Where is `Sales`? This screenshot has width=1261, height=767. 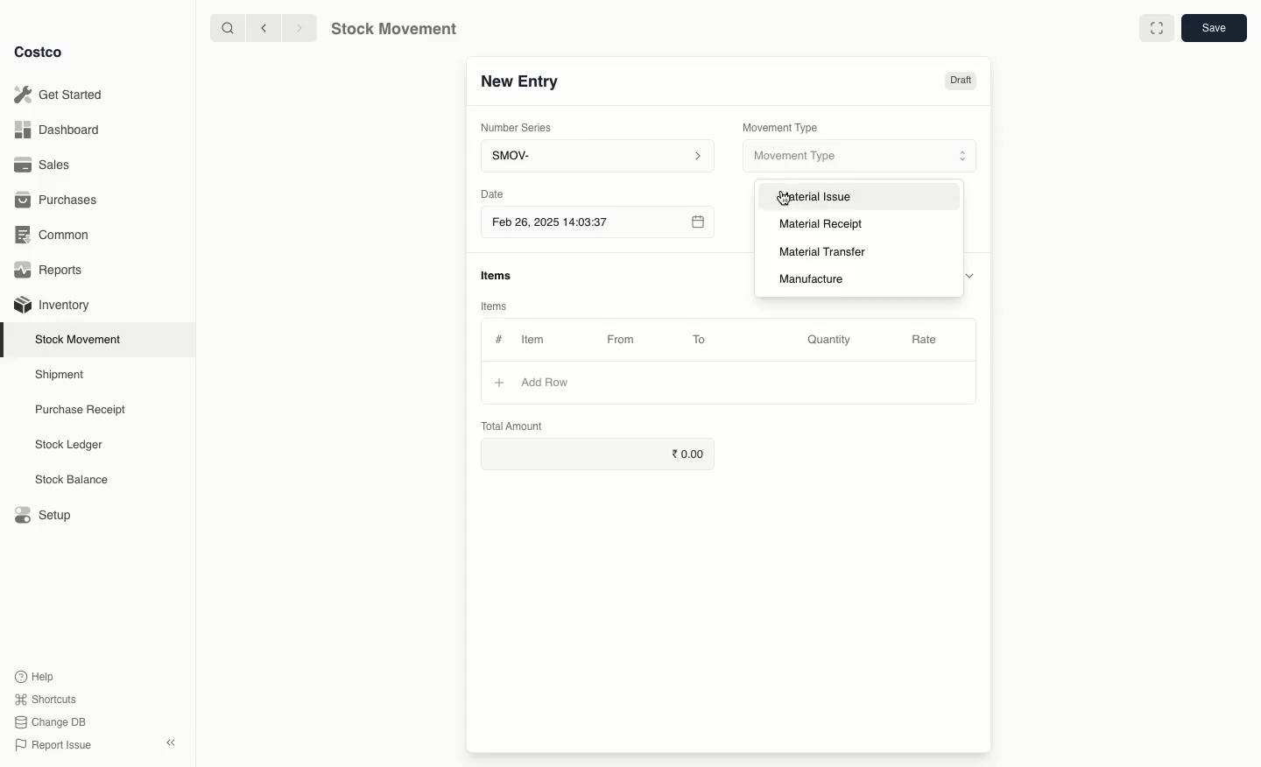
Sales is located at coordinates (45, 164).